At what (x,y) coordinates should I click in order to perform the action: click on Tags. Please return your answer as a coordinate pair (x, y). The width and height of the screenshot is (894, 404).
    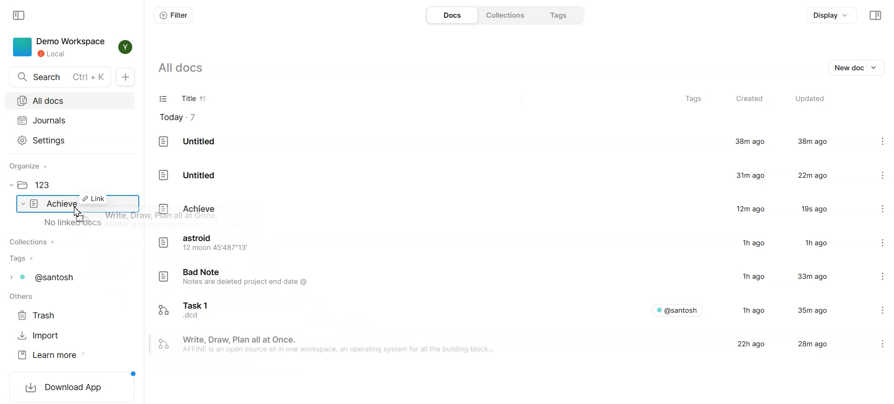
    Looking at the image, I should click on (556, 15).